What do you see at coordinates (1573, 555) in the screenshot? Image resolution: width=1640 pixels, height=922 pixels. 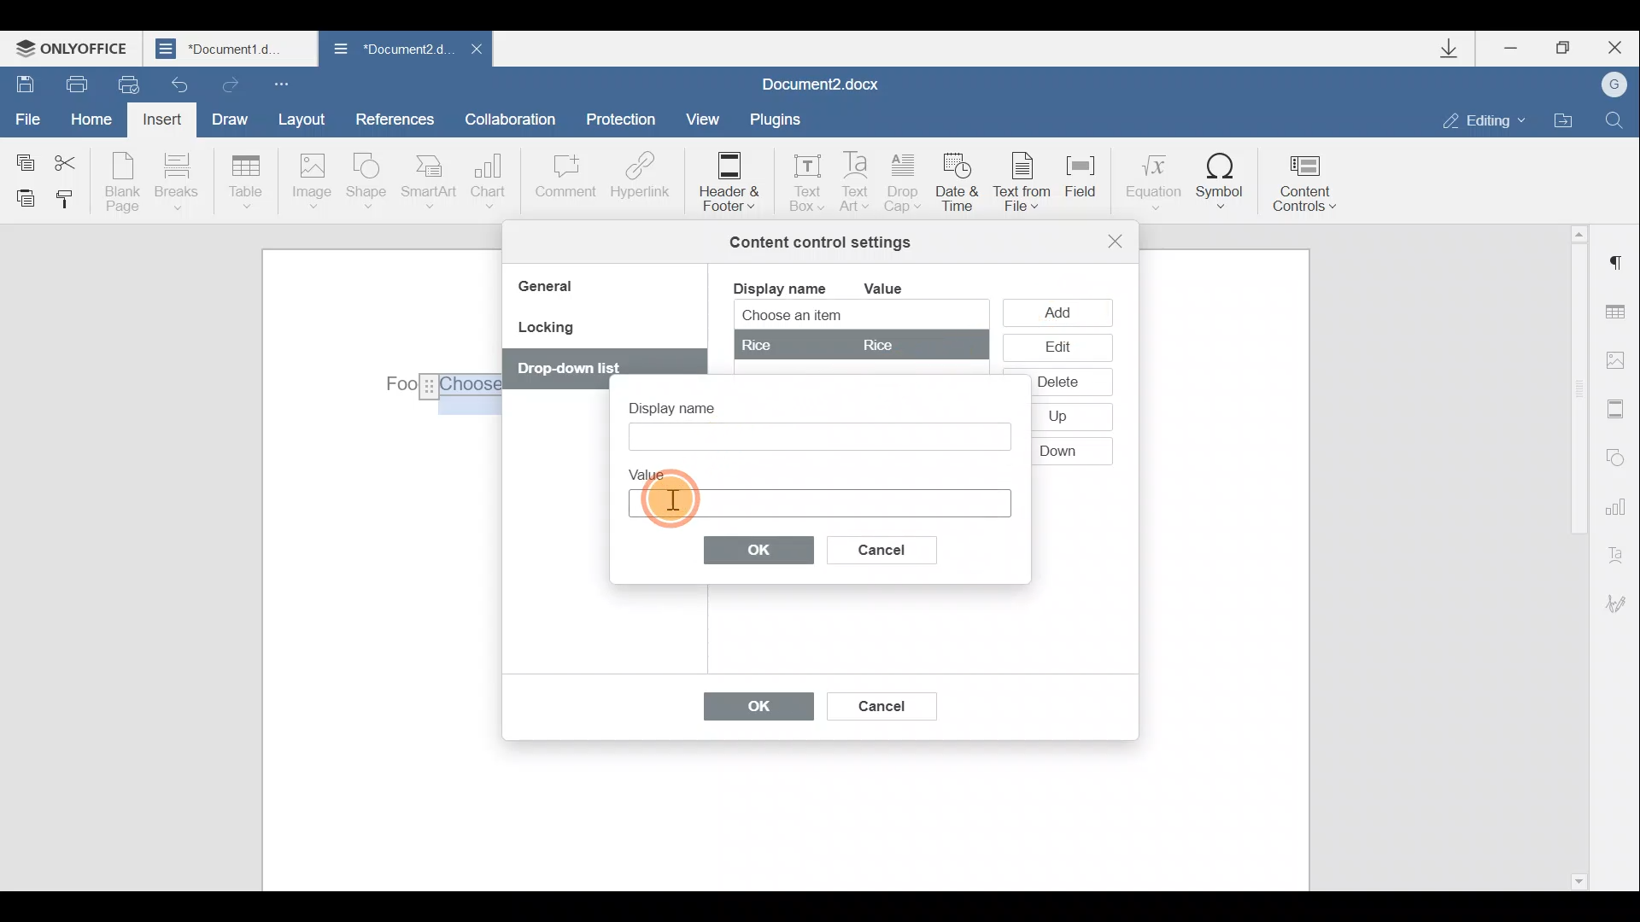 I see `Scroll bar` at bounding box center [1573, 555].